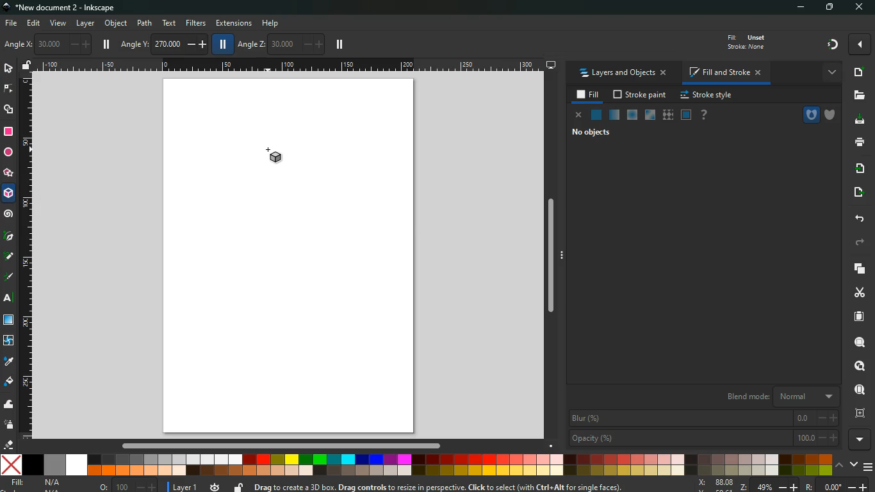 This screenshot has width=875, height=492. I want to click on down, so click(855, 465).